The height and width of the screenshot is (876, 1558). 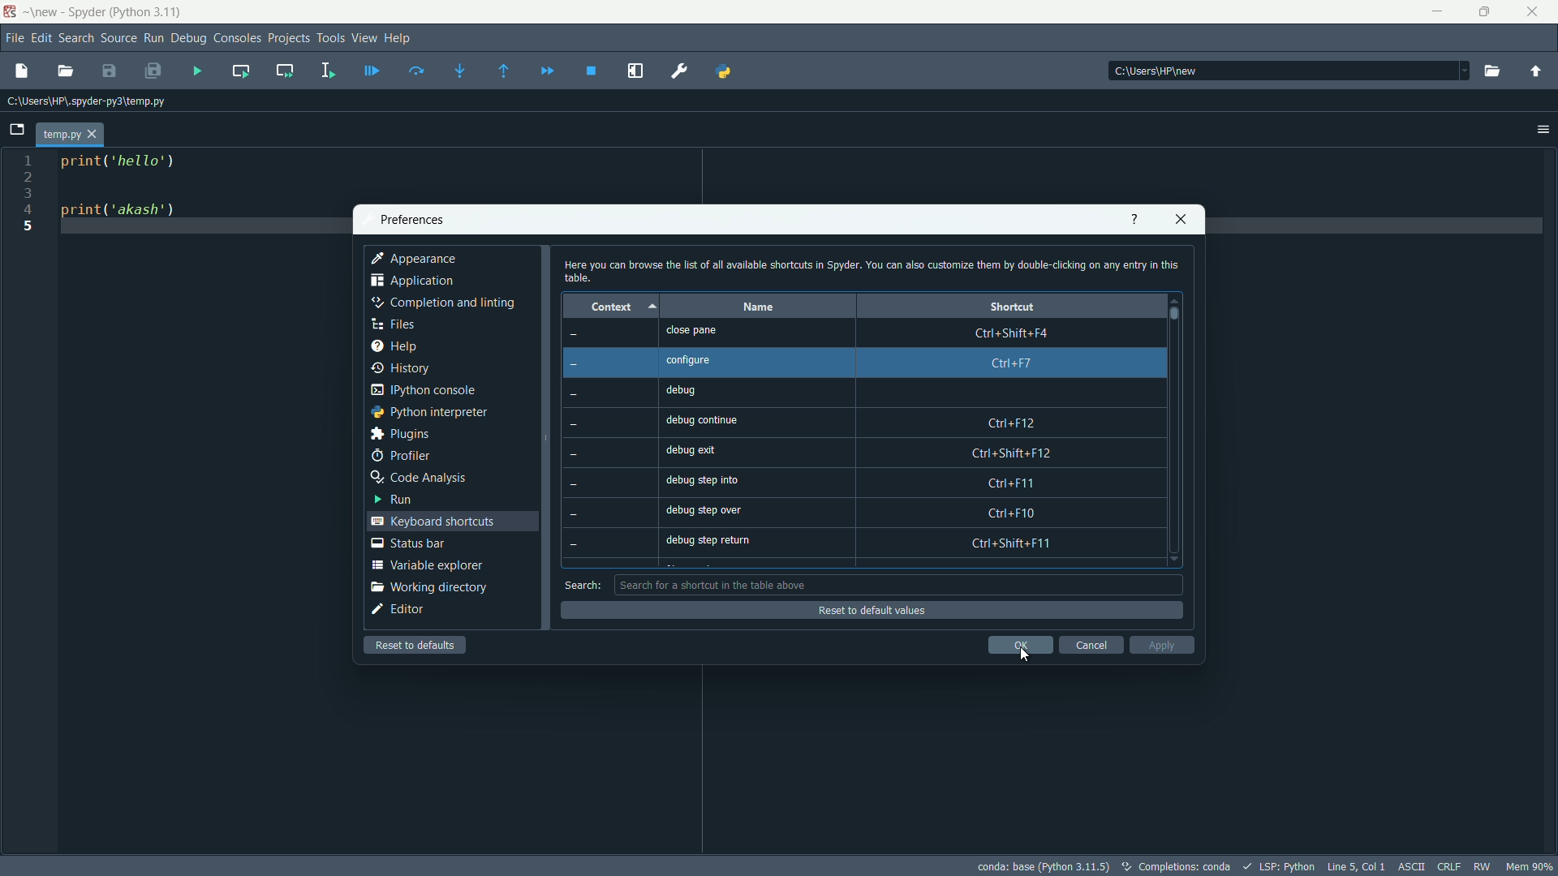 What do you see at coordinates (1530, 866) in the screenshot?
I see `memory usage` at bounding box center [1530, 866].